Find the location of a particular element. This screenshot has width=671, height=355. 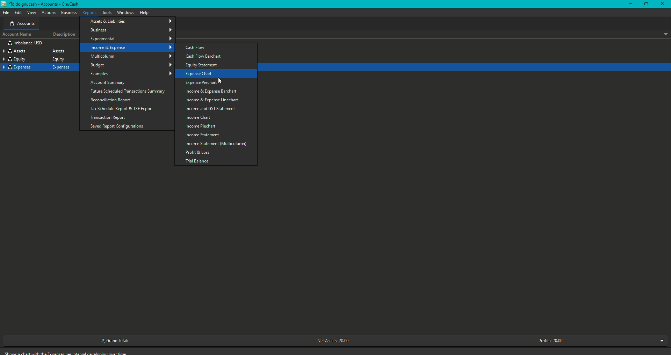

Income and Expense is located at coordinates (131, 47).